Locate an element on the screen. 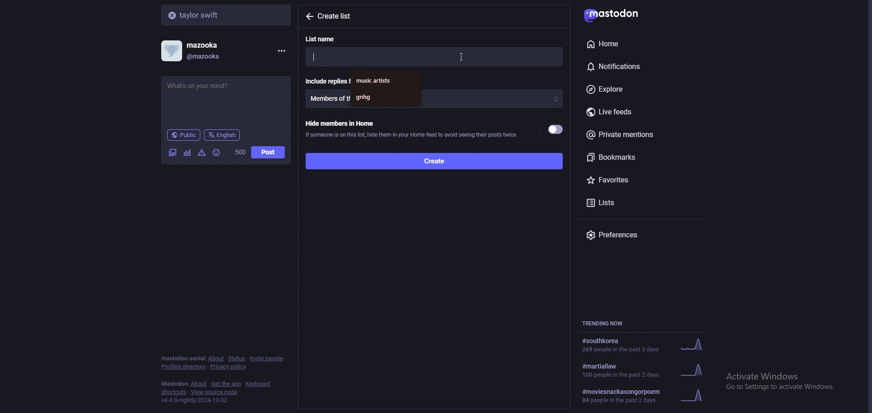 The width and height of the screenshot is (872, 413). mastodon is located at coordinates (618, 14).